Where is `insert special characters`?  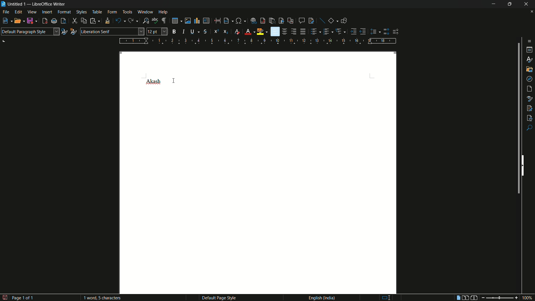
insert special characters is located at coordinates (239, 21).